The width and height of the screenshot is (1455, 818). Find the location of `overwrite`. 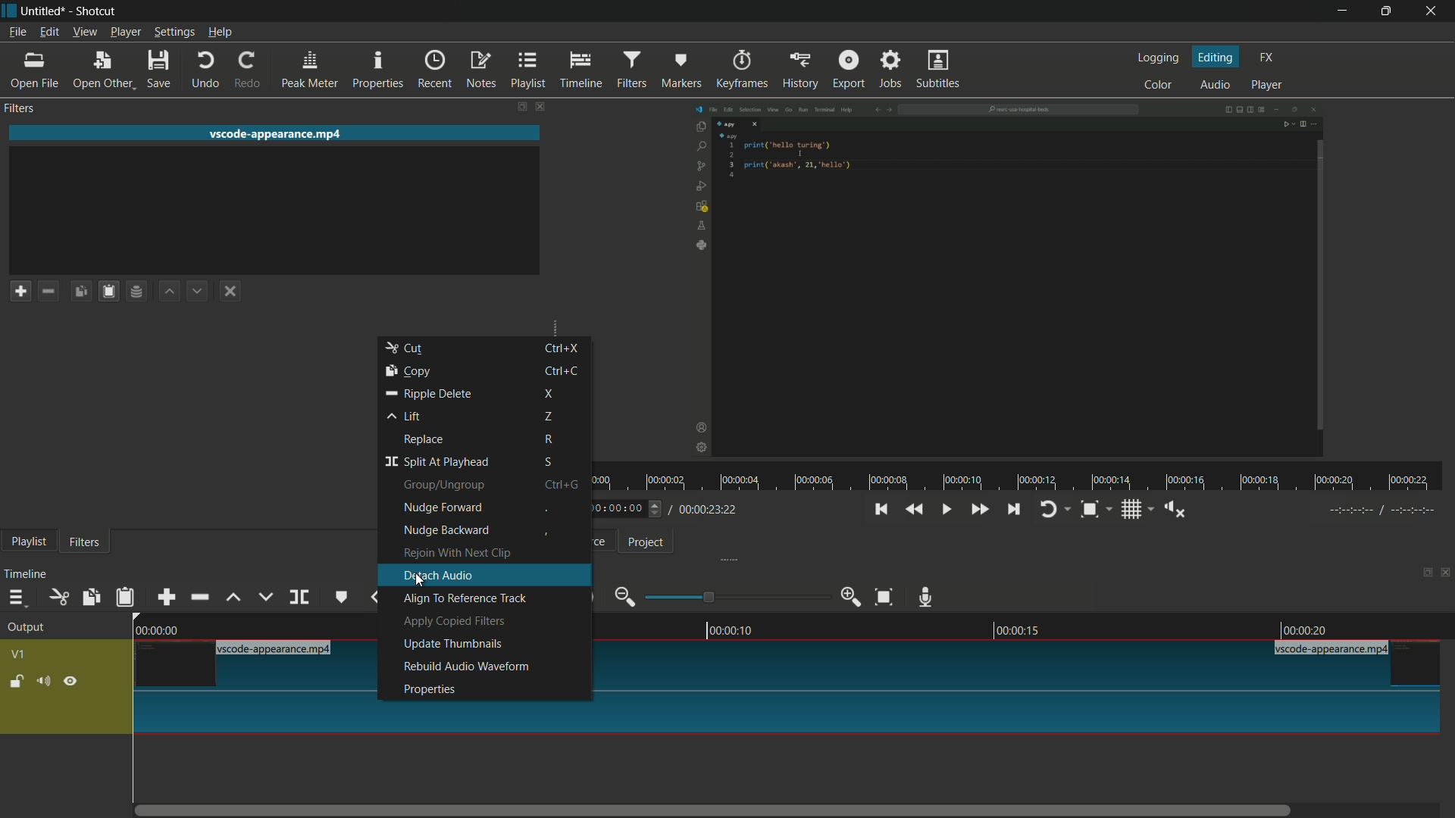

overwrite is located at coordinates (265, 597).